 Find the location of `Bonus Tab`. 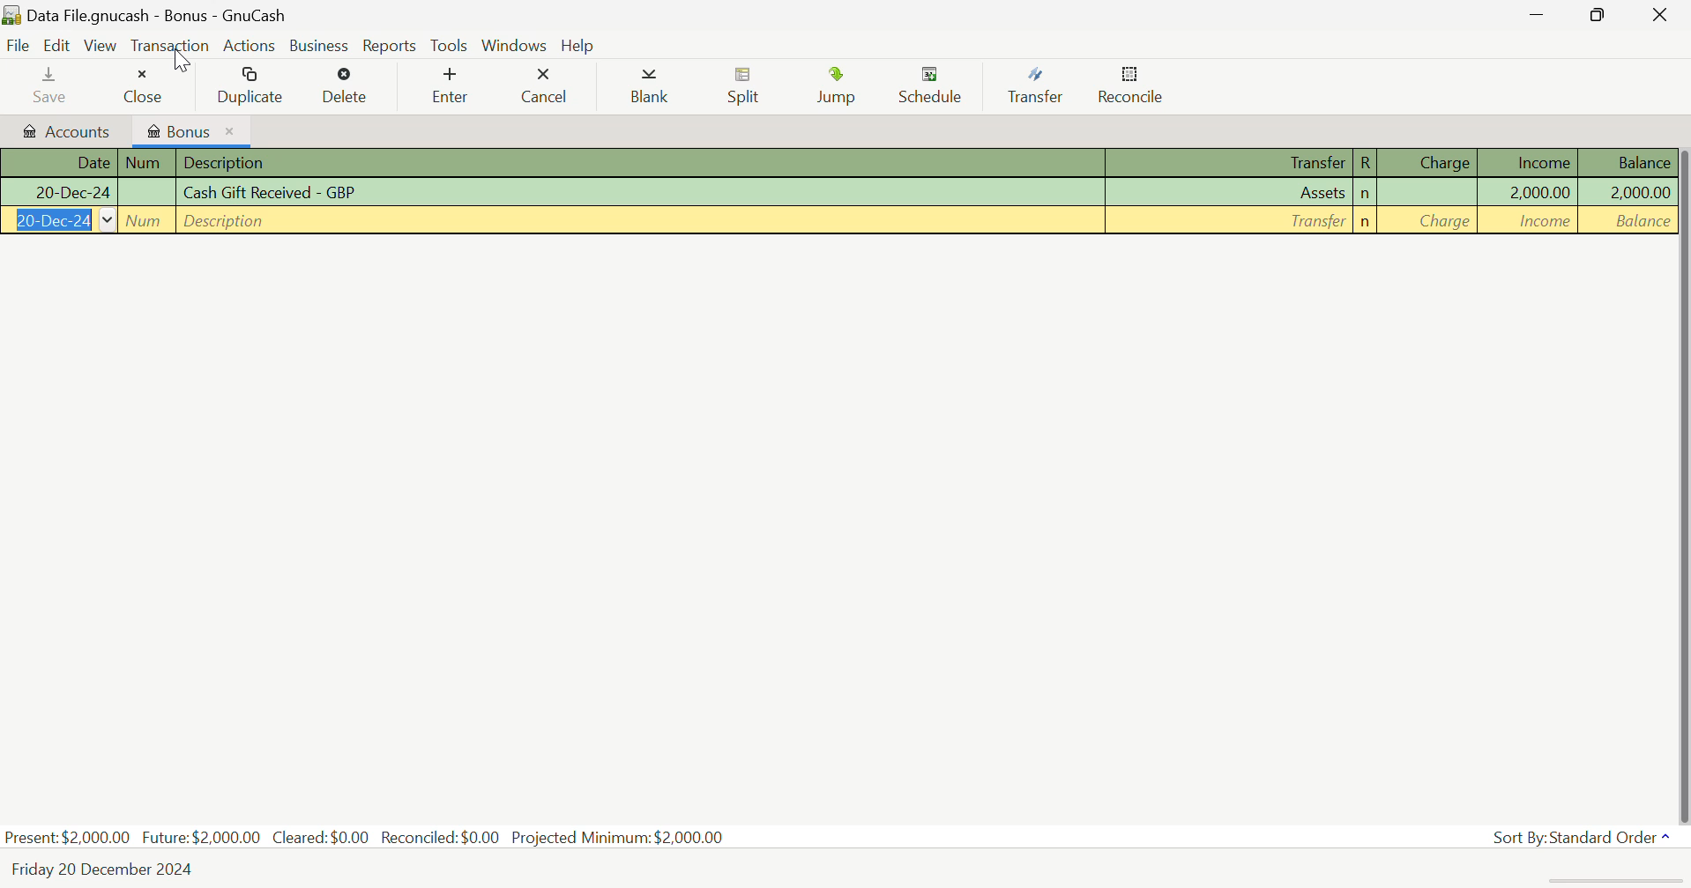

Bonus Tab is located at coordinates (190, 129).